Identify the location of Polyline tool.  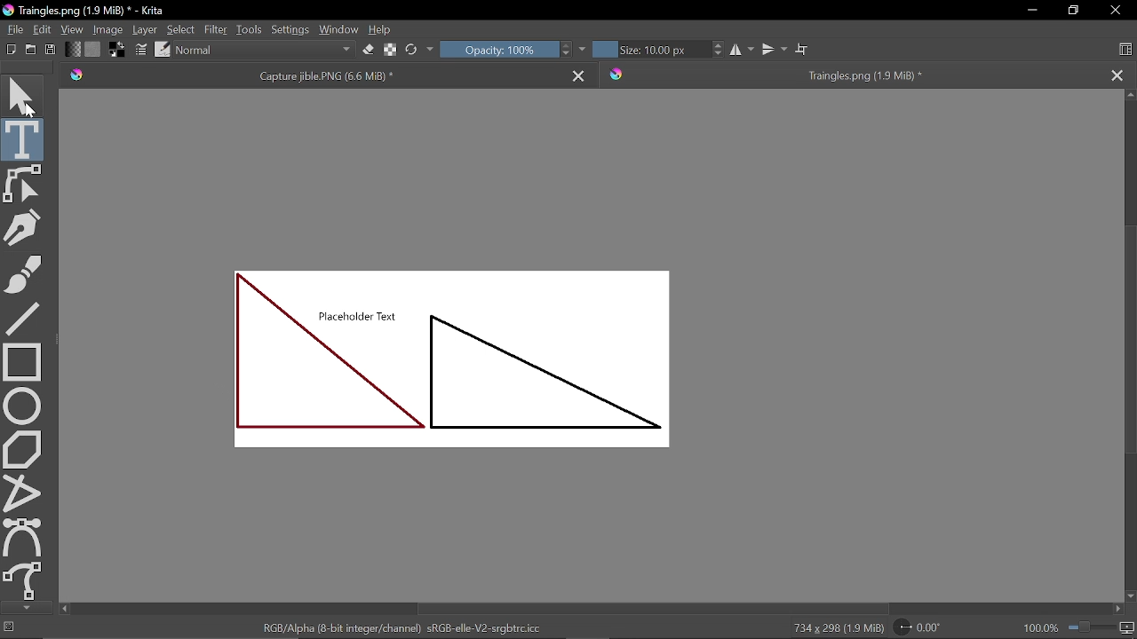
(20, 493).